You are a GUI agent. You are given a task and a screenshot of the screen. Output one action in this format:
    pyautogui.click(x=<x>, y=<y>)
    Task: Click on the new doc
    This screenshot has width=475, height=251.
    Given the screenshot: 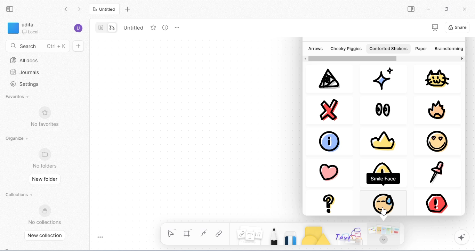 What is the action you would take?
    pyautogui.click(x=78, y=46)
    